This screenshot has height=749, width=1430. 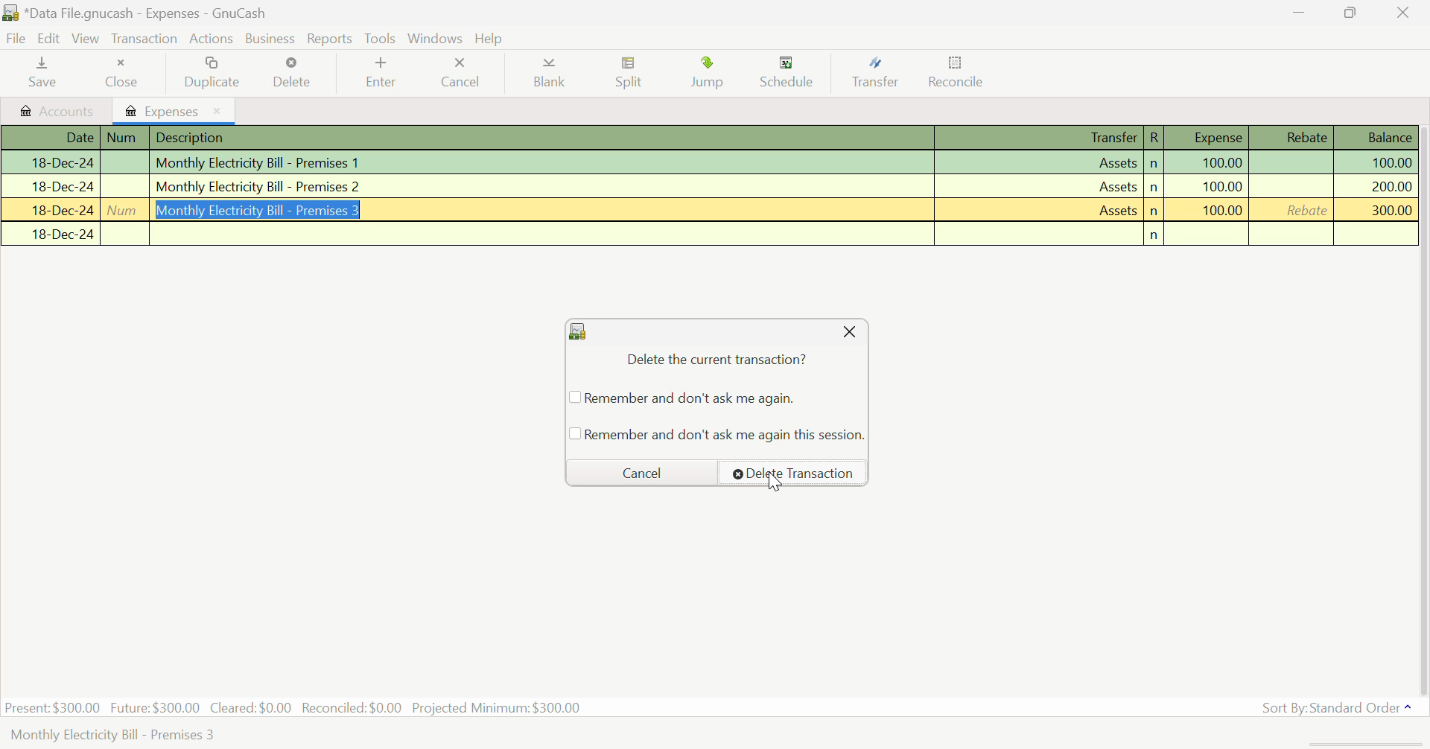 What do you see at coordinates (710, 138) in the screenshot?
I see `Column Headings` at bounding box center [710, 138].